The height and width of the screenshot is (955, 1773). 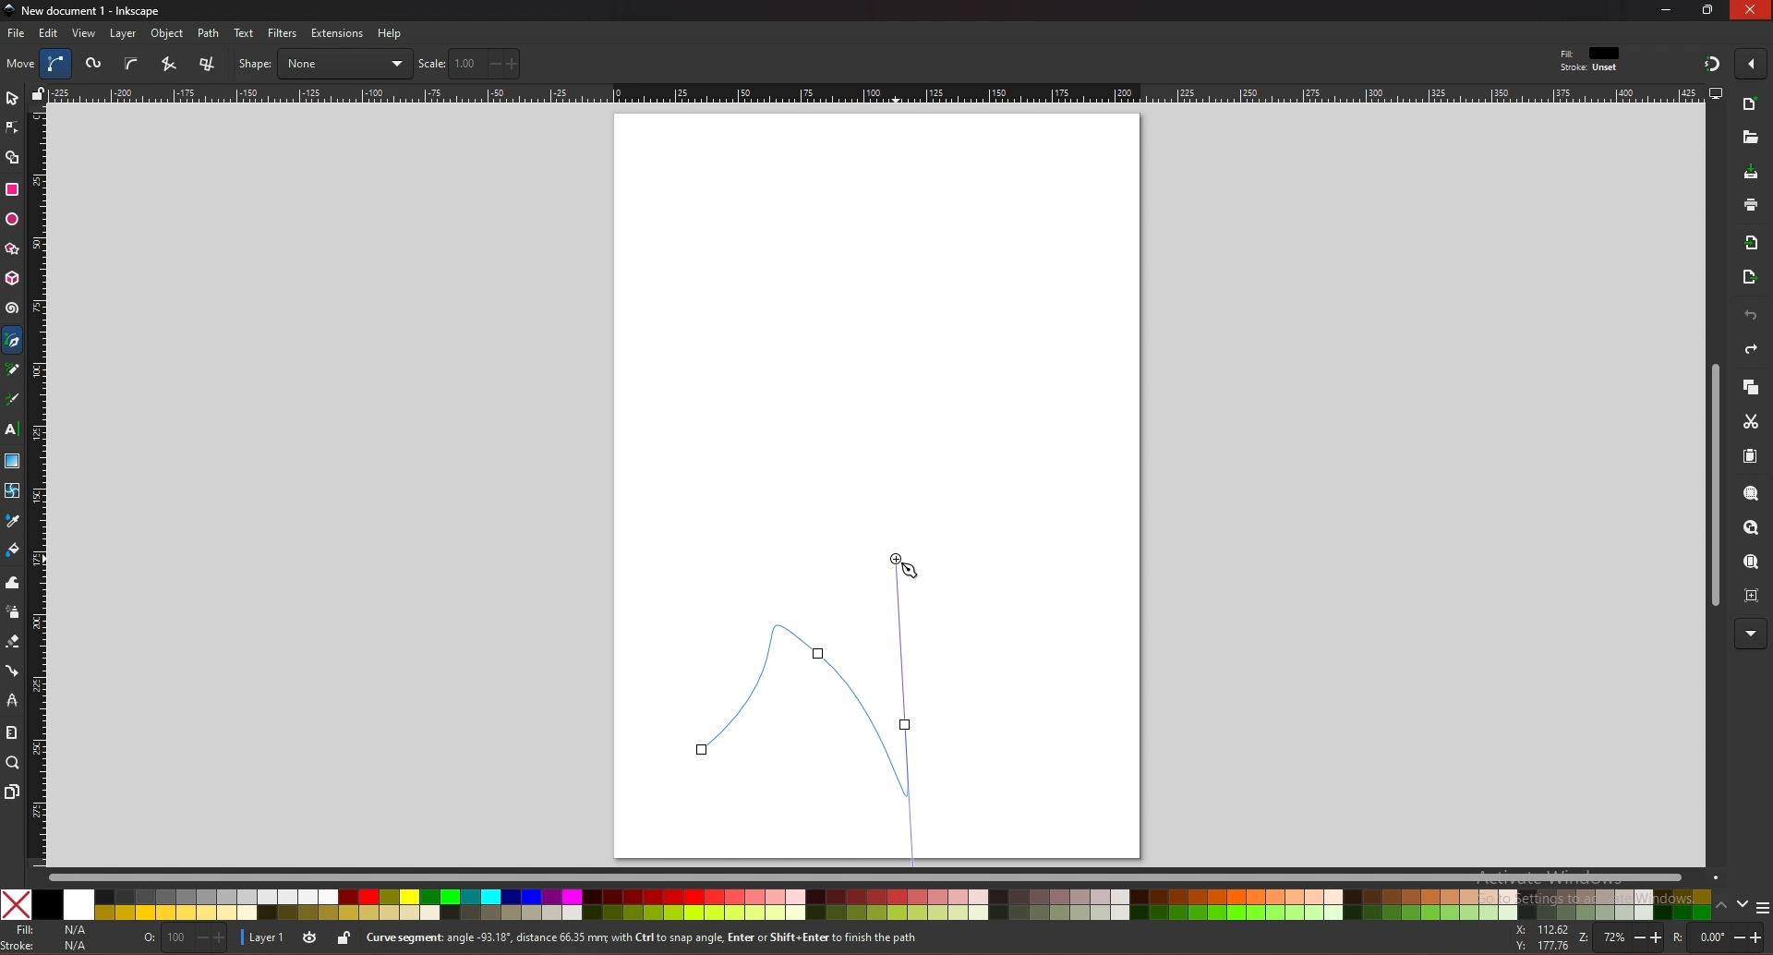 I want to click on lock, so click(x=344, y=937).